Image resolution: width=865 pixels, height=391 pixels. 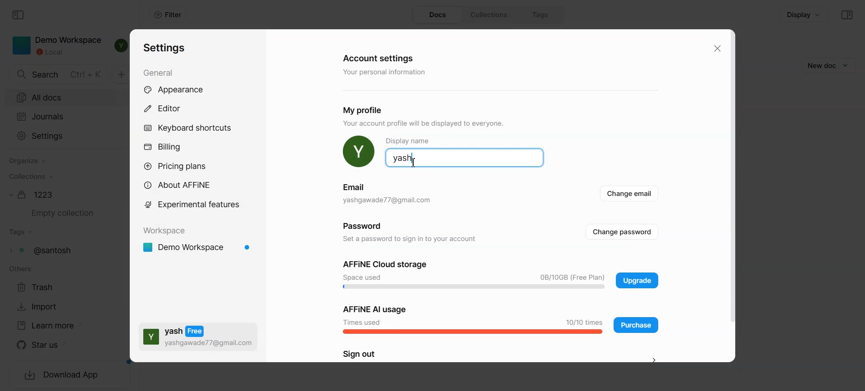 I want to click on Demo workspace, so click(x=198, y=248).